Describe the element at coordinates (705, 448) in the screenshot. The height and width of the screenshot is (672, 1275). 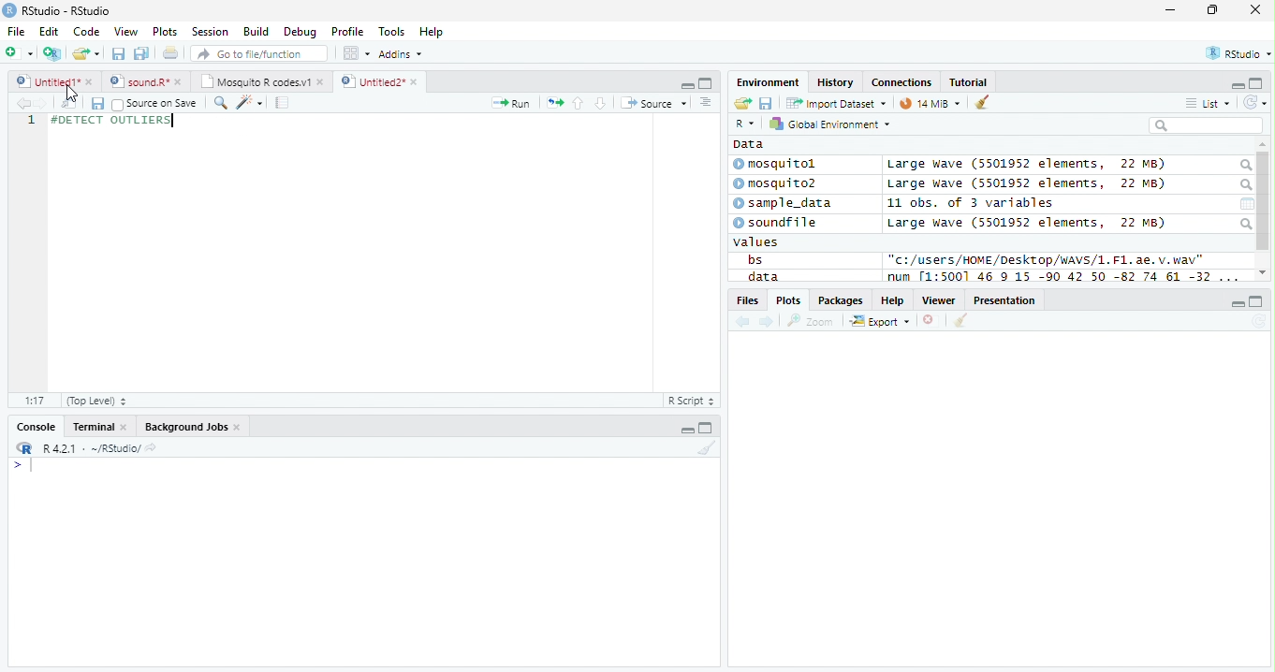
I see `clear workspace` at that location.